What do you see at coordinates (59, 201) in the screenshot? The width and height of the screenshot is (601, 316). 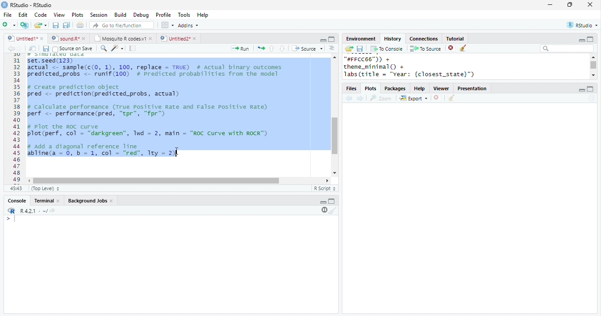 I see `close` at bounding box center [59, 201].